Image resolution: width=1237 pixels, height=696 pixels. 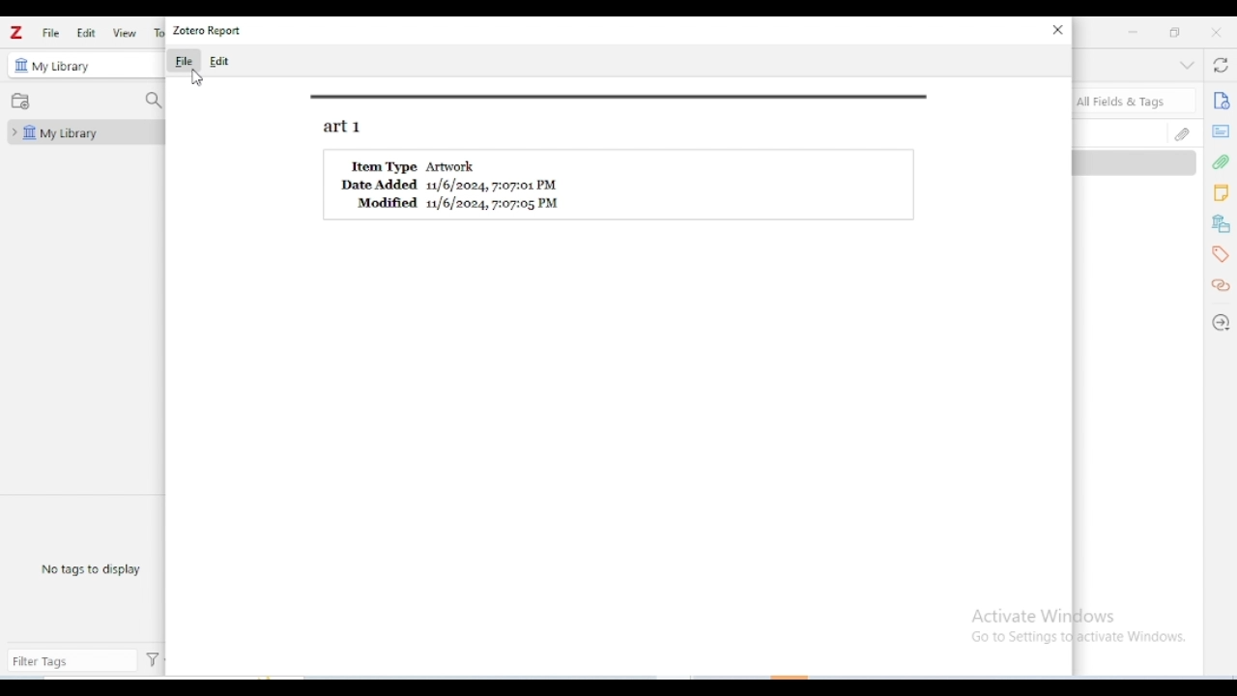 I want to click on abstract, so click(x=1220, y=131).